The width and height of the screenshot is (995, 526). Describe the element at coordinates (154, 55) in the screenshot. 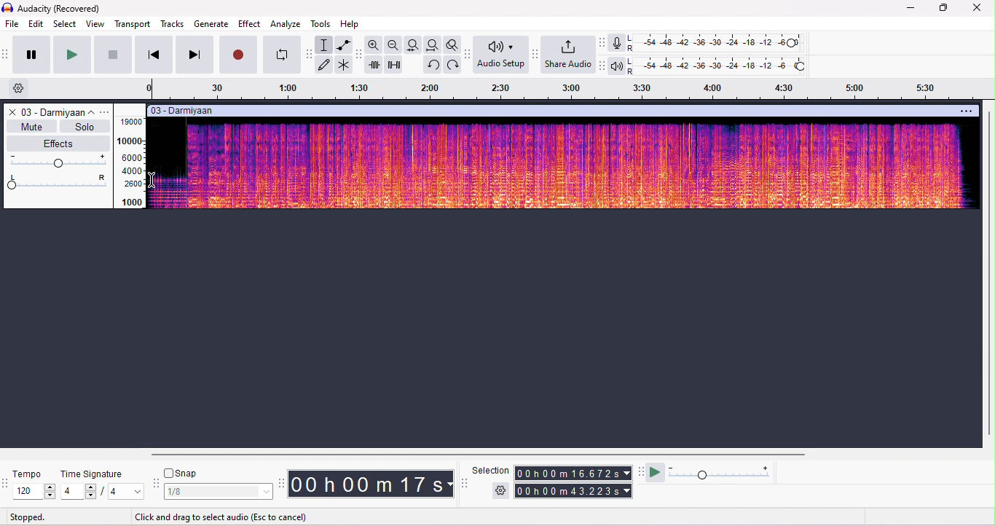

I see `previous` at that location.